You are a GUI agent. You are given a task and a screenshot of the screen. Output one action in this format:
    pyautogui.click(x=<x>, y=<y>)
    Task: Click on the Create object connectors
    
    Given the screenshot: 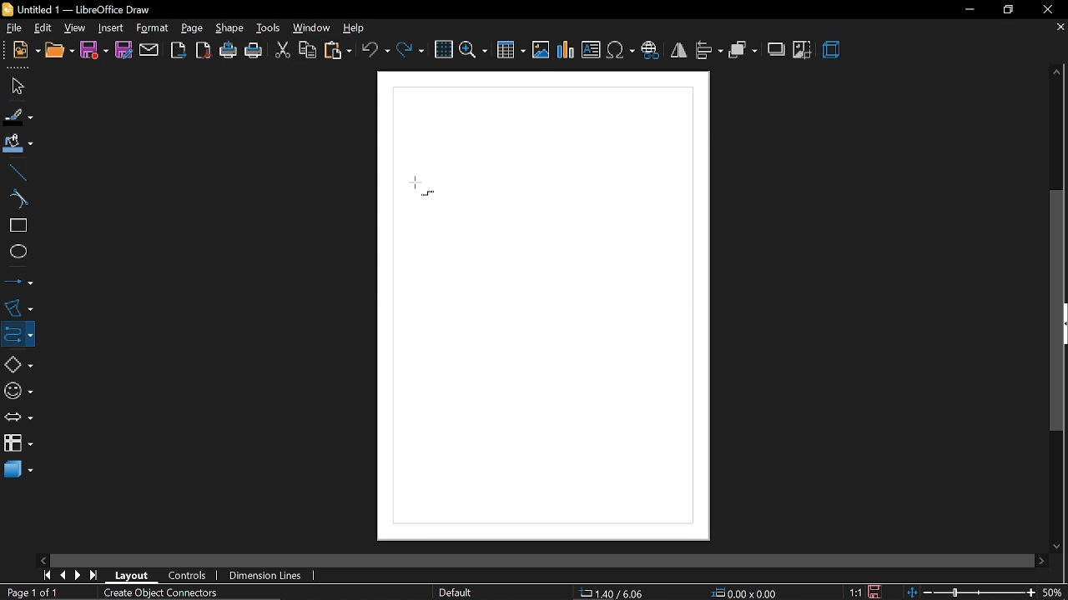 What is the action you would take?
    pyautogui.click(x=157, y=592)
    